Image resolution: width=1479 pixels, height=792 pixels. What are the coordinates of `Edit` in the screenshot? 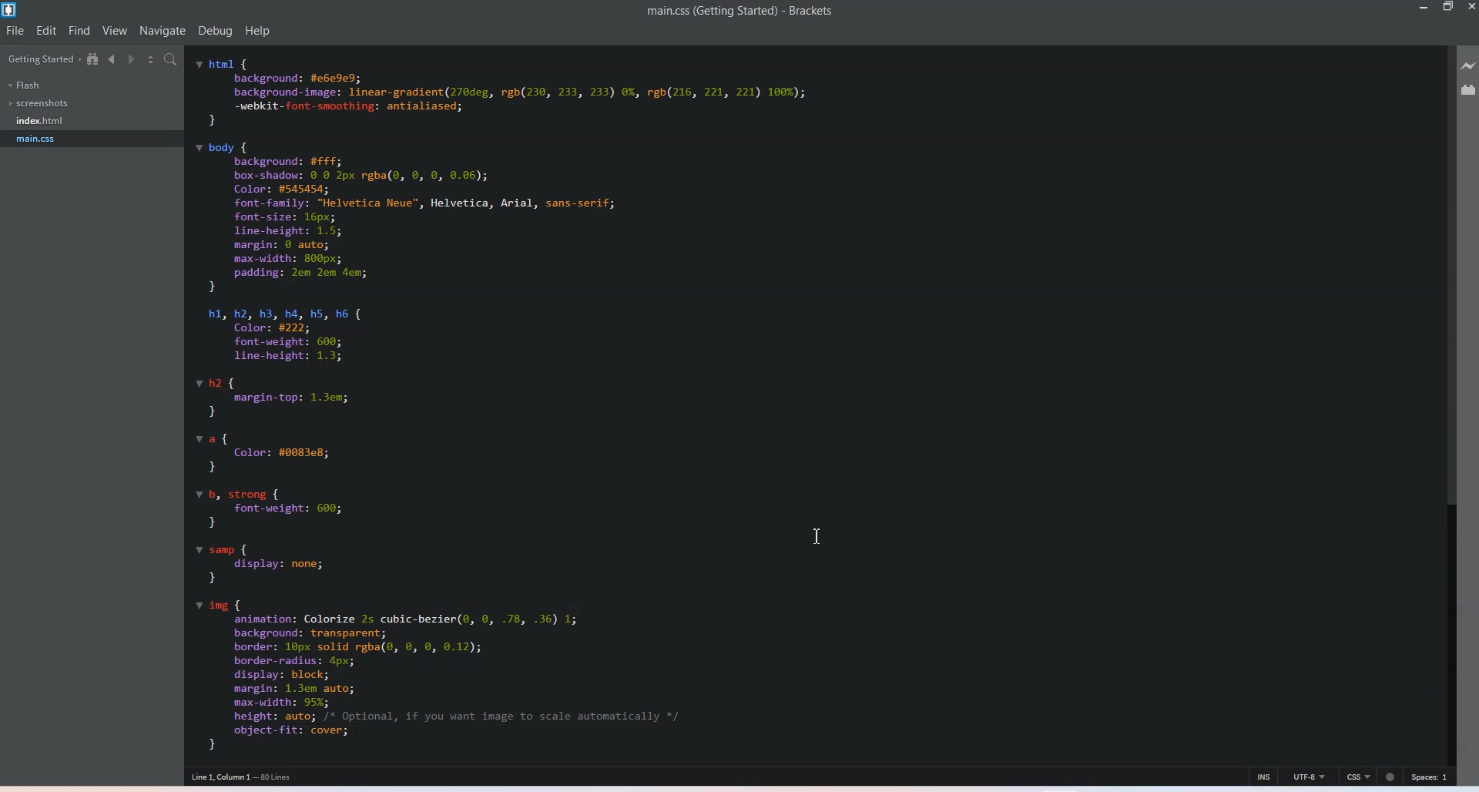 It's located at (48, 30).